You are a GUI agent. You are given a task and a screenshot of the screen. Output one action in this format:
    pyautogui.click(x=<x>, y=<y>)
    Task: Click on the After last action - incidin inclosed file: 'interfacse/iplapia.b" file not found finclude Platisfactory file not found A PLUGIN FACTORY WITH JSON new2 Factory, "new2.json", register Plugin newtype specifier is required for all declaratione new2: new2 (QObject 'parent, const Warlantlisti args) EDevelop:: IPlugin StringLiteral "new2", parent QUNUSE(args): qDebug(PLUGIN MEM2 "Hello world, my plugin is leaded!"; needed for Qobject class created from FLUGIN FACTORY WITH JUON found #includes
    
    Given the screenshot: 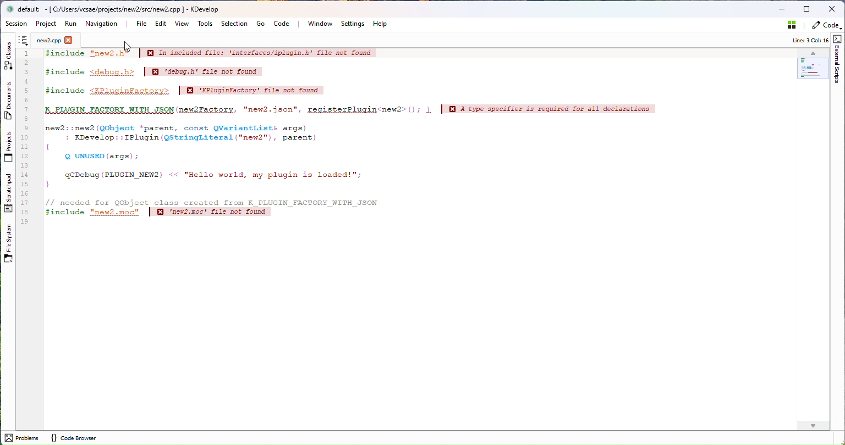 What is the action you would take?
    pyautogui.click(x=370, y=162)
    